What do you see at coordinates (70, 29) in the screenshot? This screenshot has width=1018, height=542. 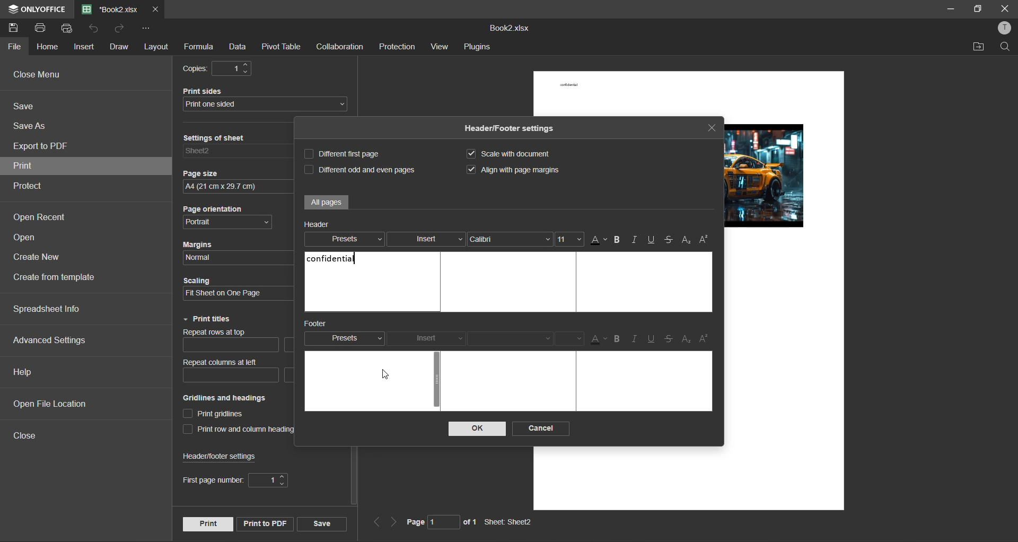 I see `quick print` at bounding box center [70, 29].